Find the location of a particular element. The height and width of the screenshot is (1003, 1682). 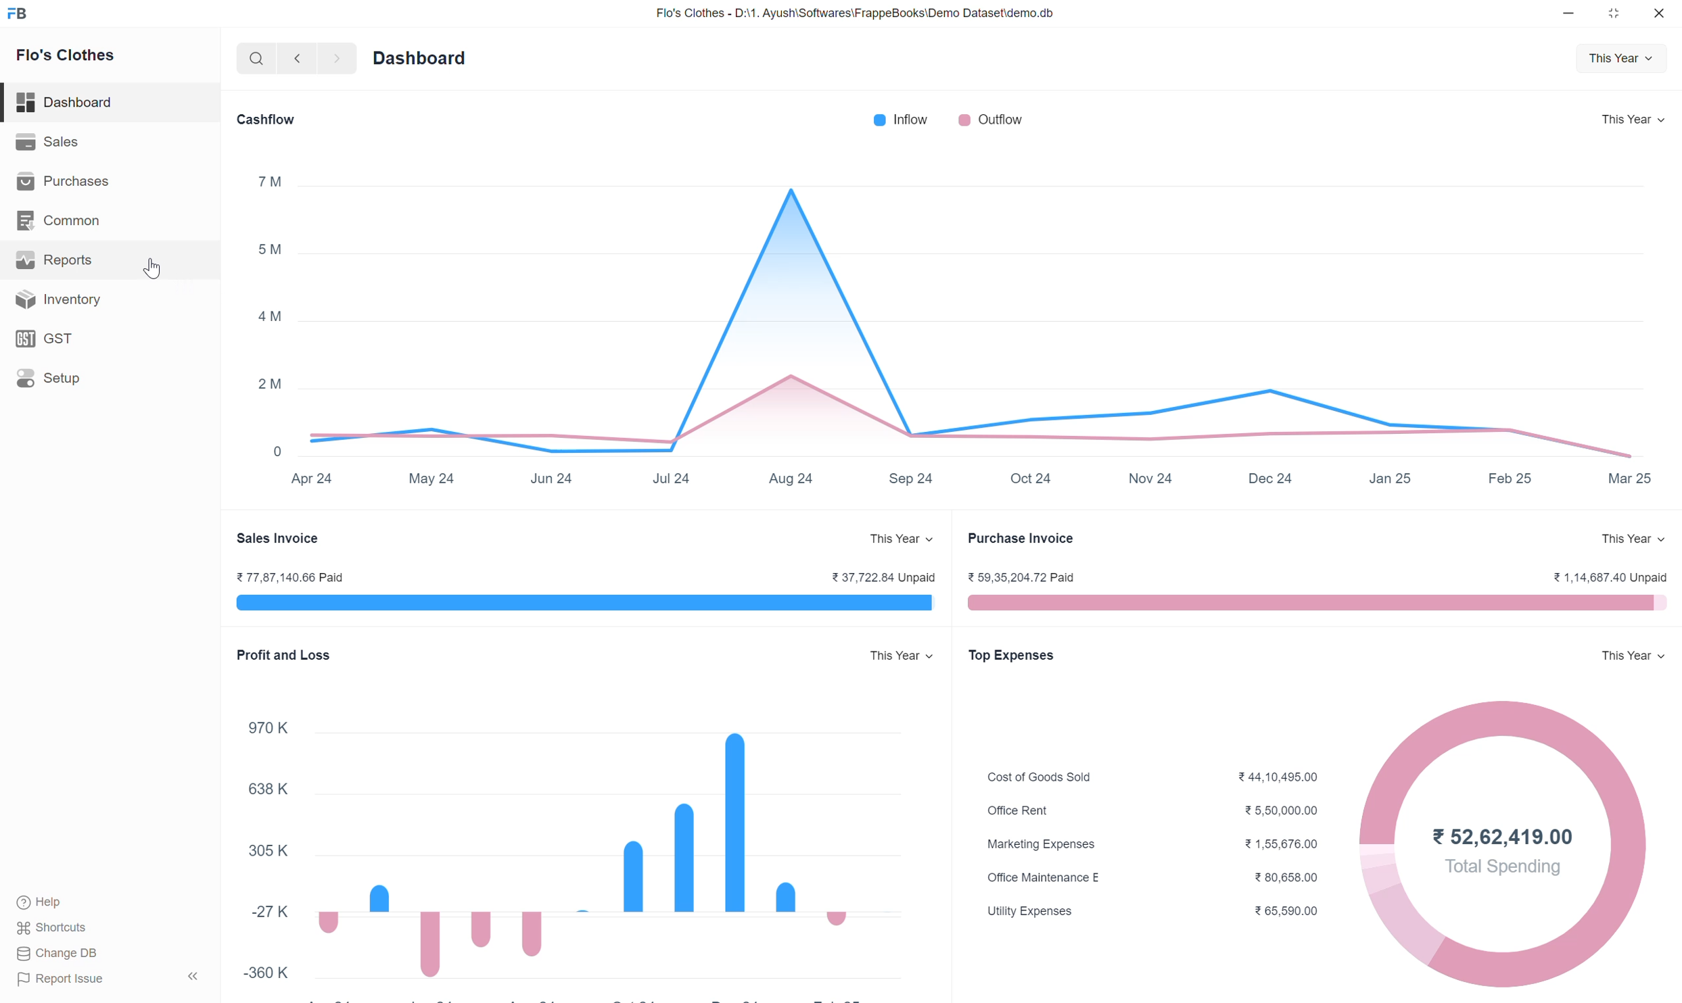

2M is located at coordinates (273, 384).